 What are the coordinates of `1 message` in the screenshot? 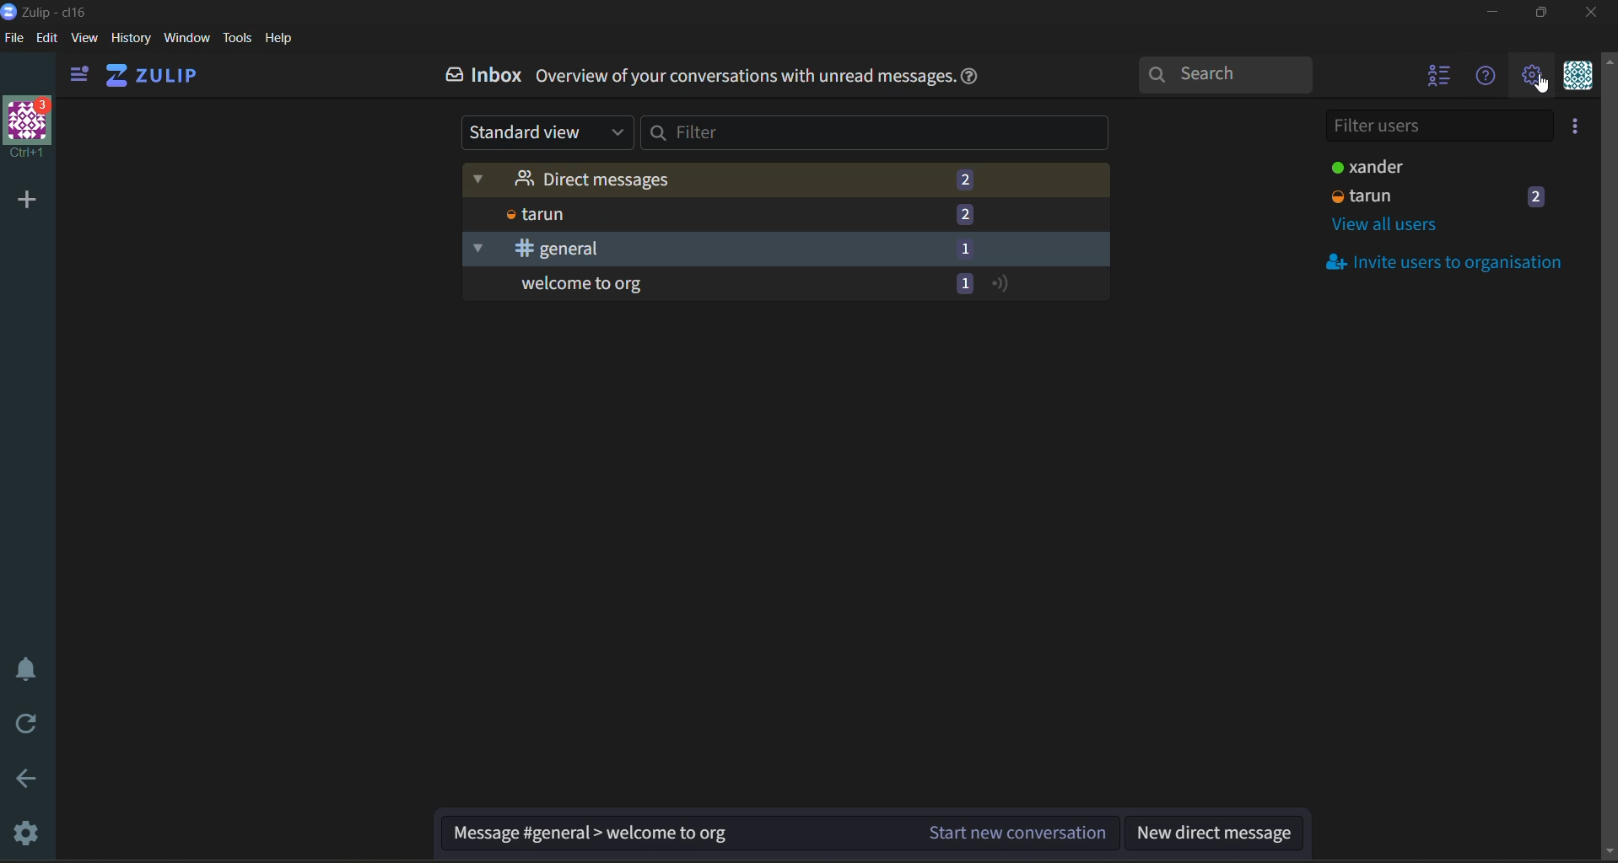 It's located at (964, 247).